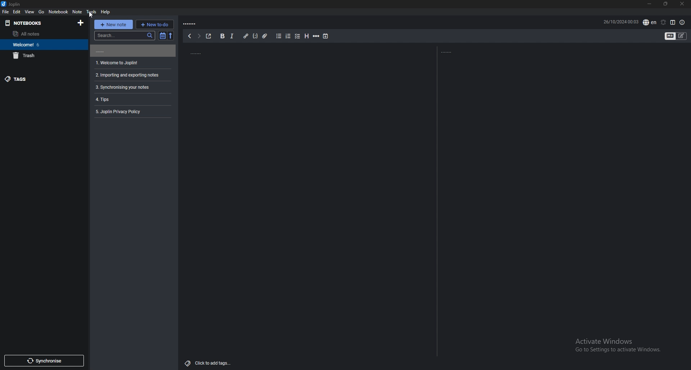  Describe the element at coordinates (265, 36) in the screenshot. I see `add attachment` at that location.